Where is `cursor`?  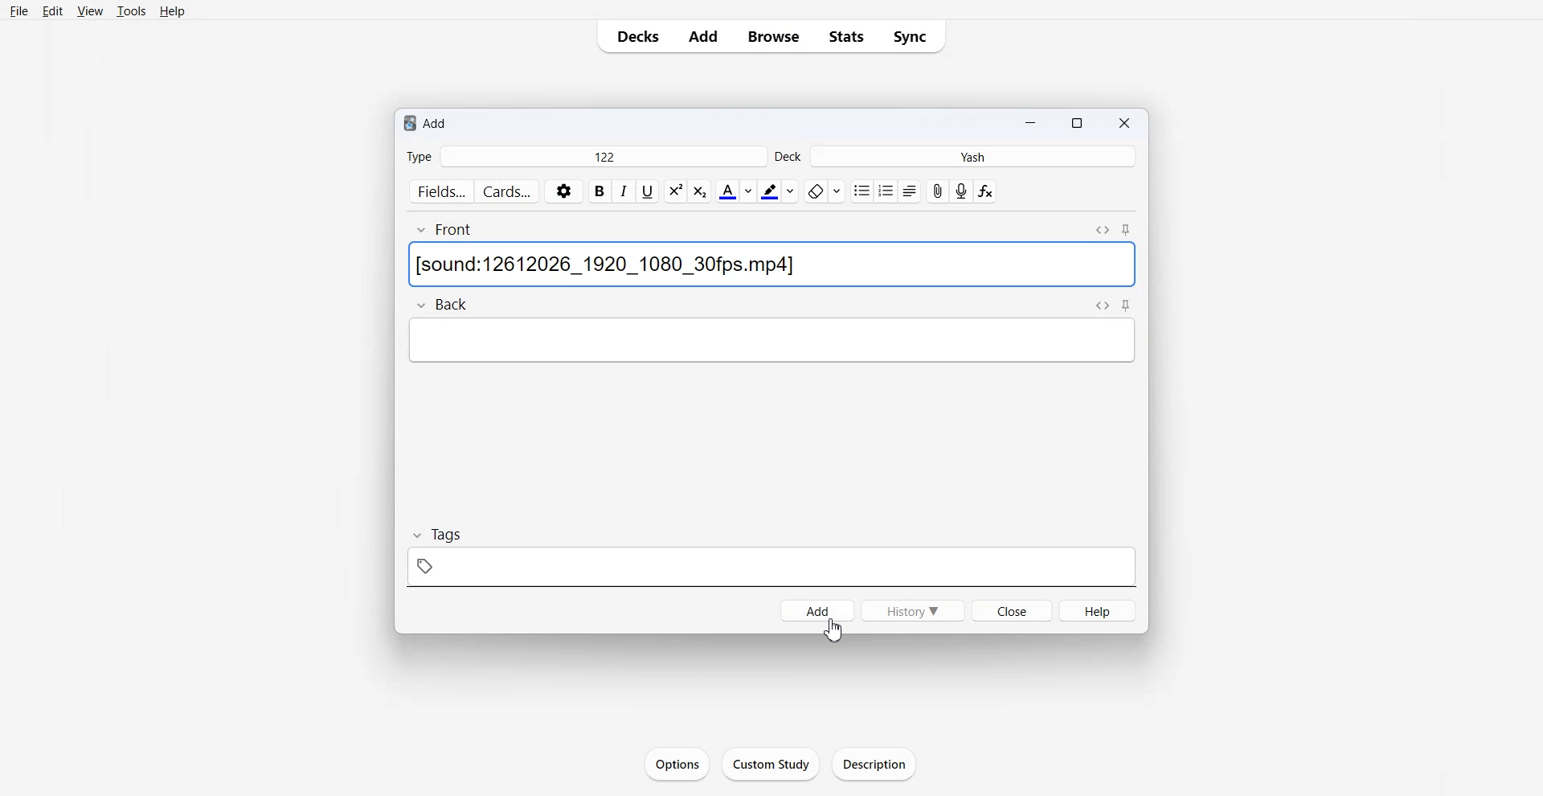 cursor is located at coordinates (833, 631).